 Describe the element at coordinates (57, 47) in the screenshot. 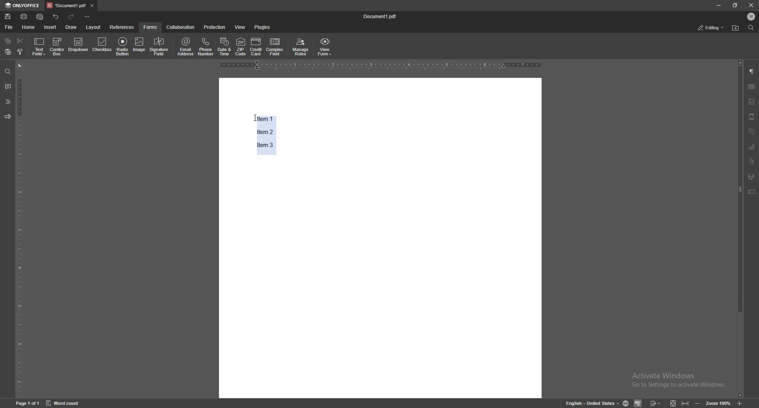

I see `combo box` at that location.